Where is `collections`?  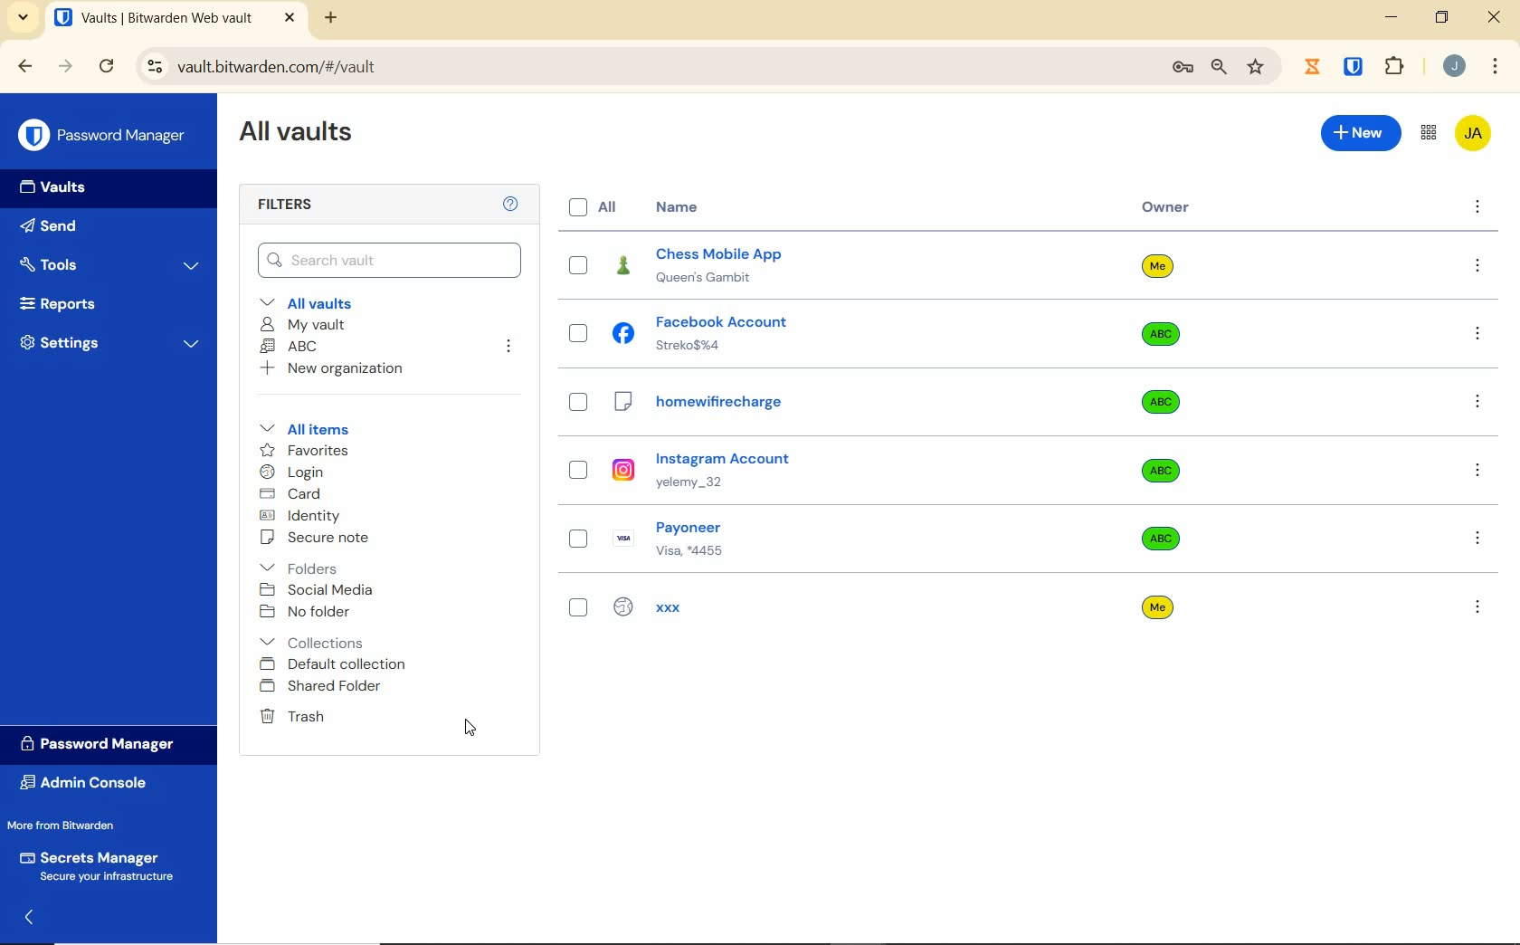 collections is located at coordinates (314, 641).